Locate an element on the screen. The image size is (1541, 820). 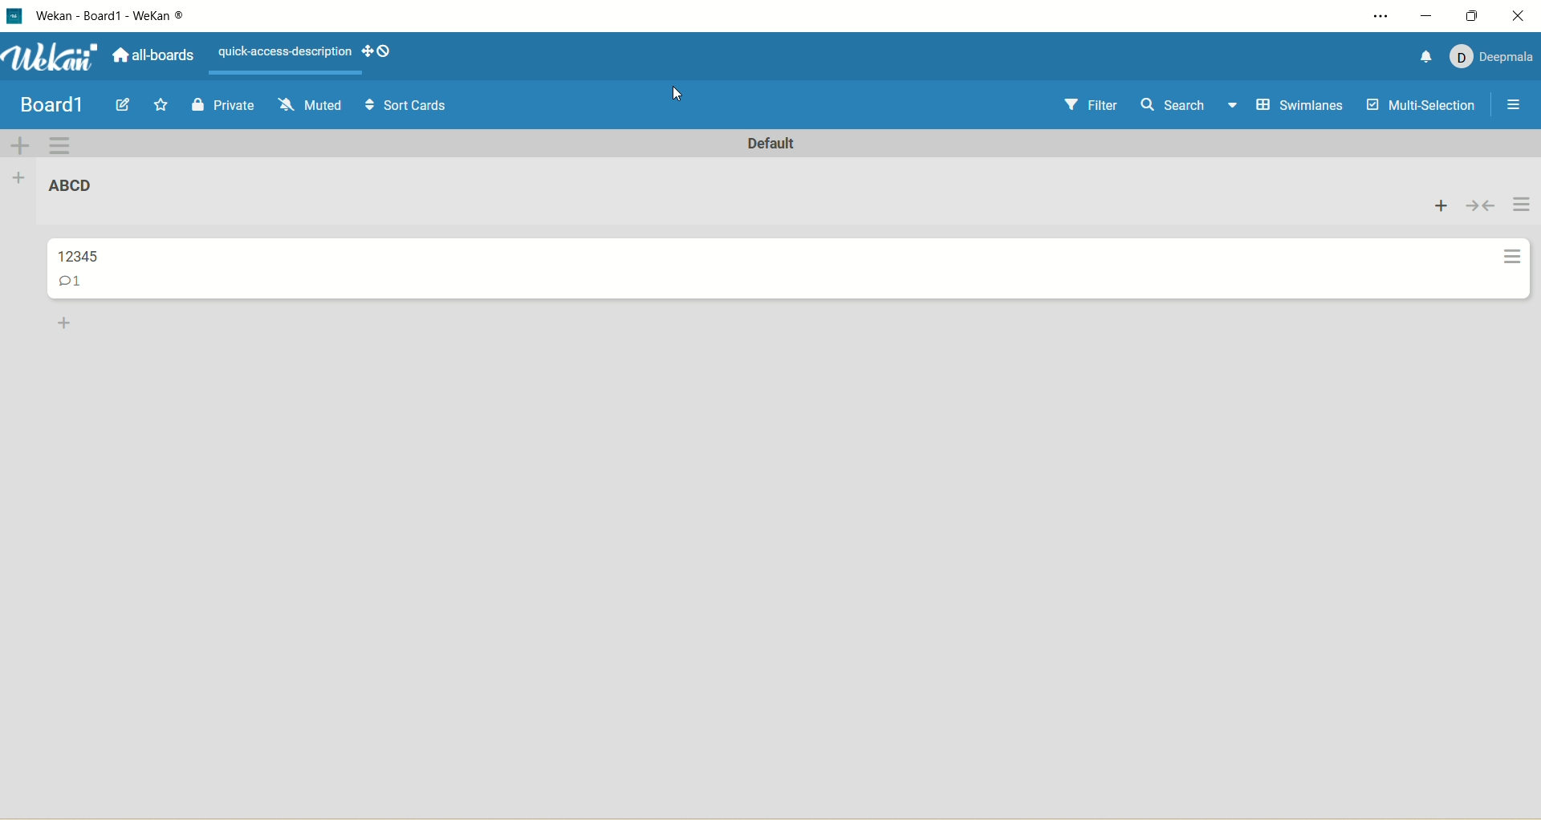
edit is located at coordinates (122, 105).